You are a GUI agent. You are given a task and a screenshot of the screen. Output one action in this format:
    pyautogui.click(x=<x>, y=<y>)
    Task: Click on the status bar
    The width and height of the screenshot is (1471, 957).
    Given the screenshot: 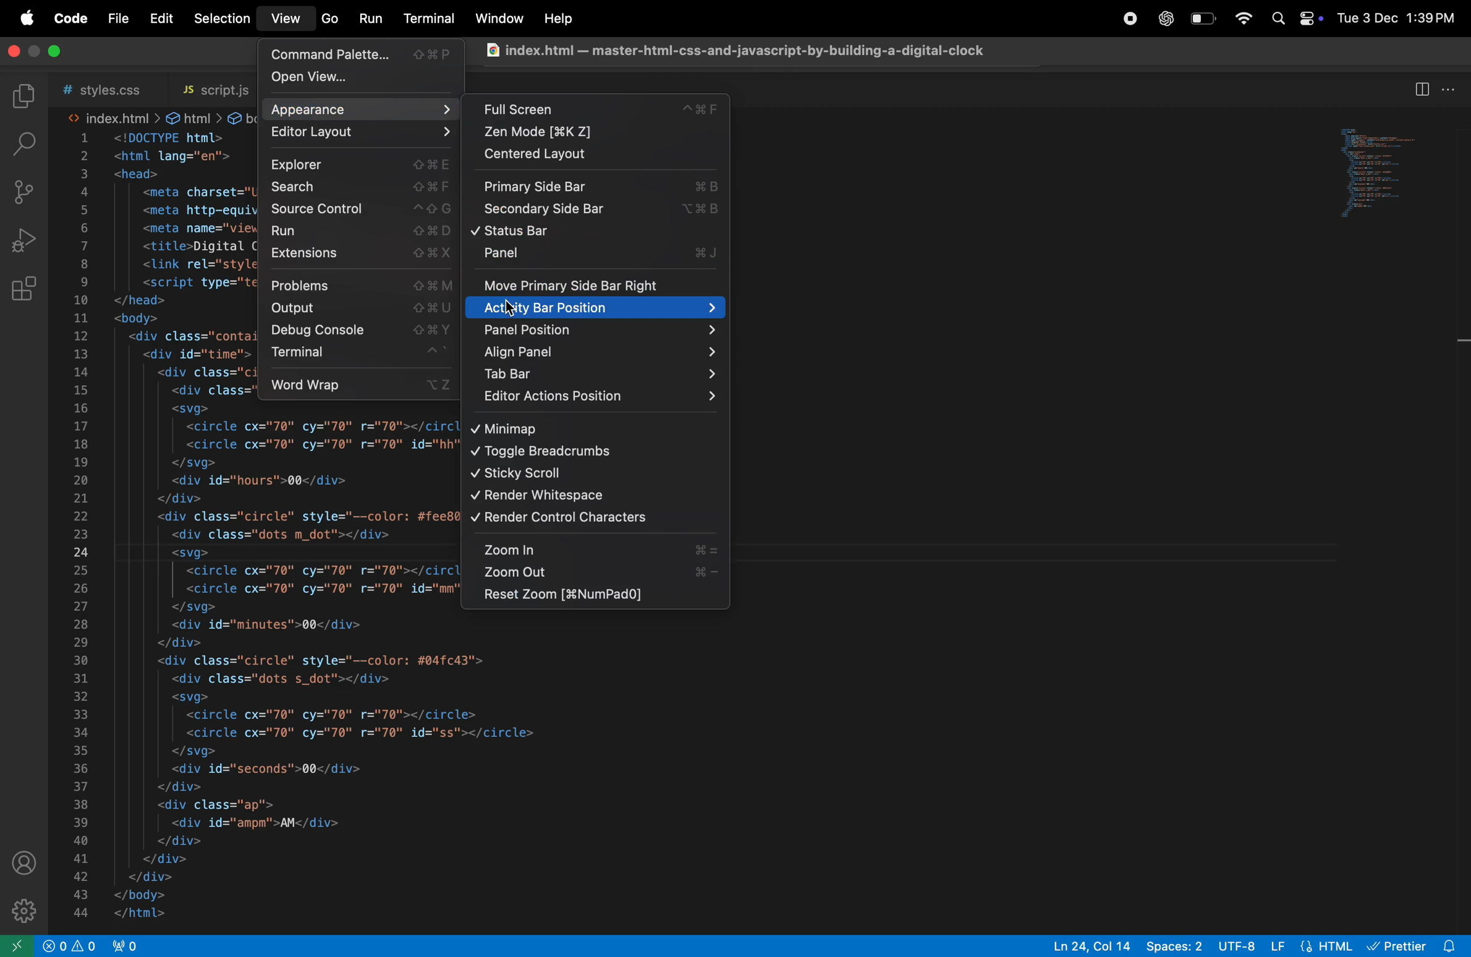 What is the action you would take?
    pyautogui.click(x=596, y=232)
    